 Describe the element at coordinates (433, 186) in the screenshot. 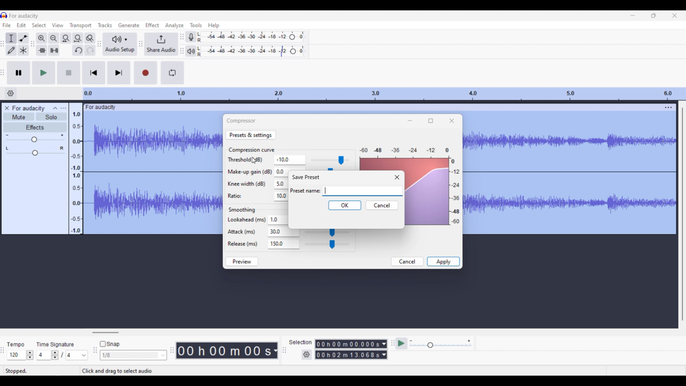

I see `Current output ` at that location.